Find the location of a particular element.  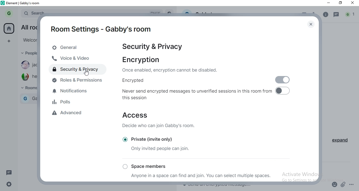

encryption is located at coordinates (171, 64).